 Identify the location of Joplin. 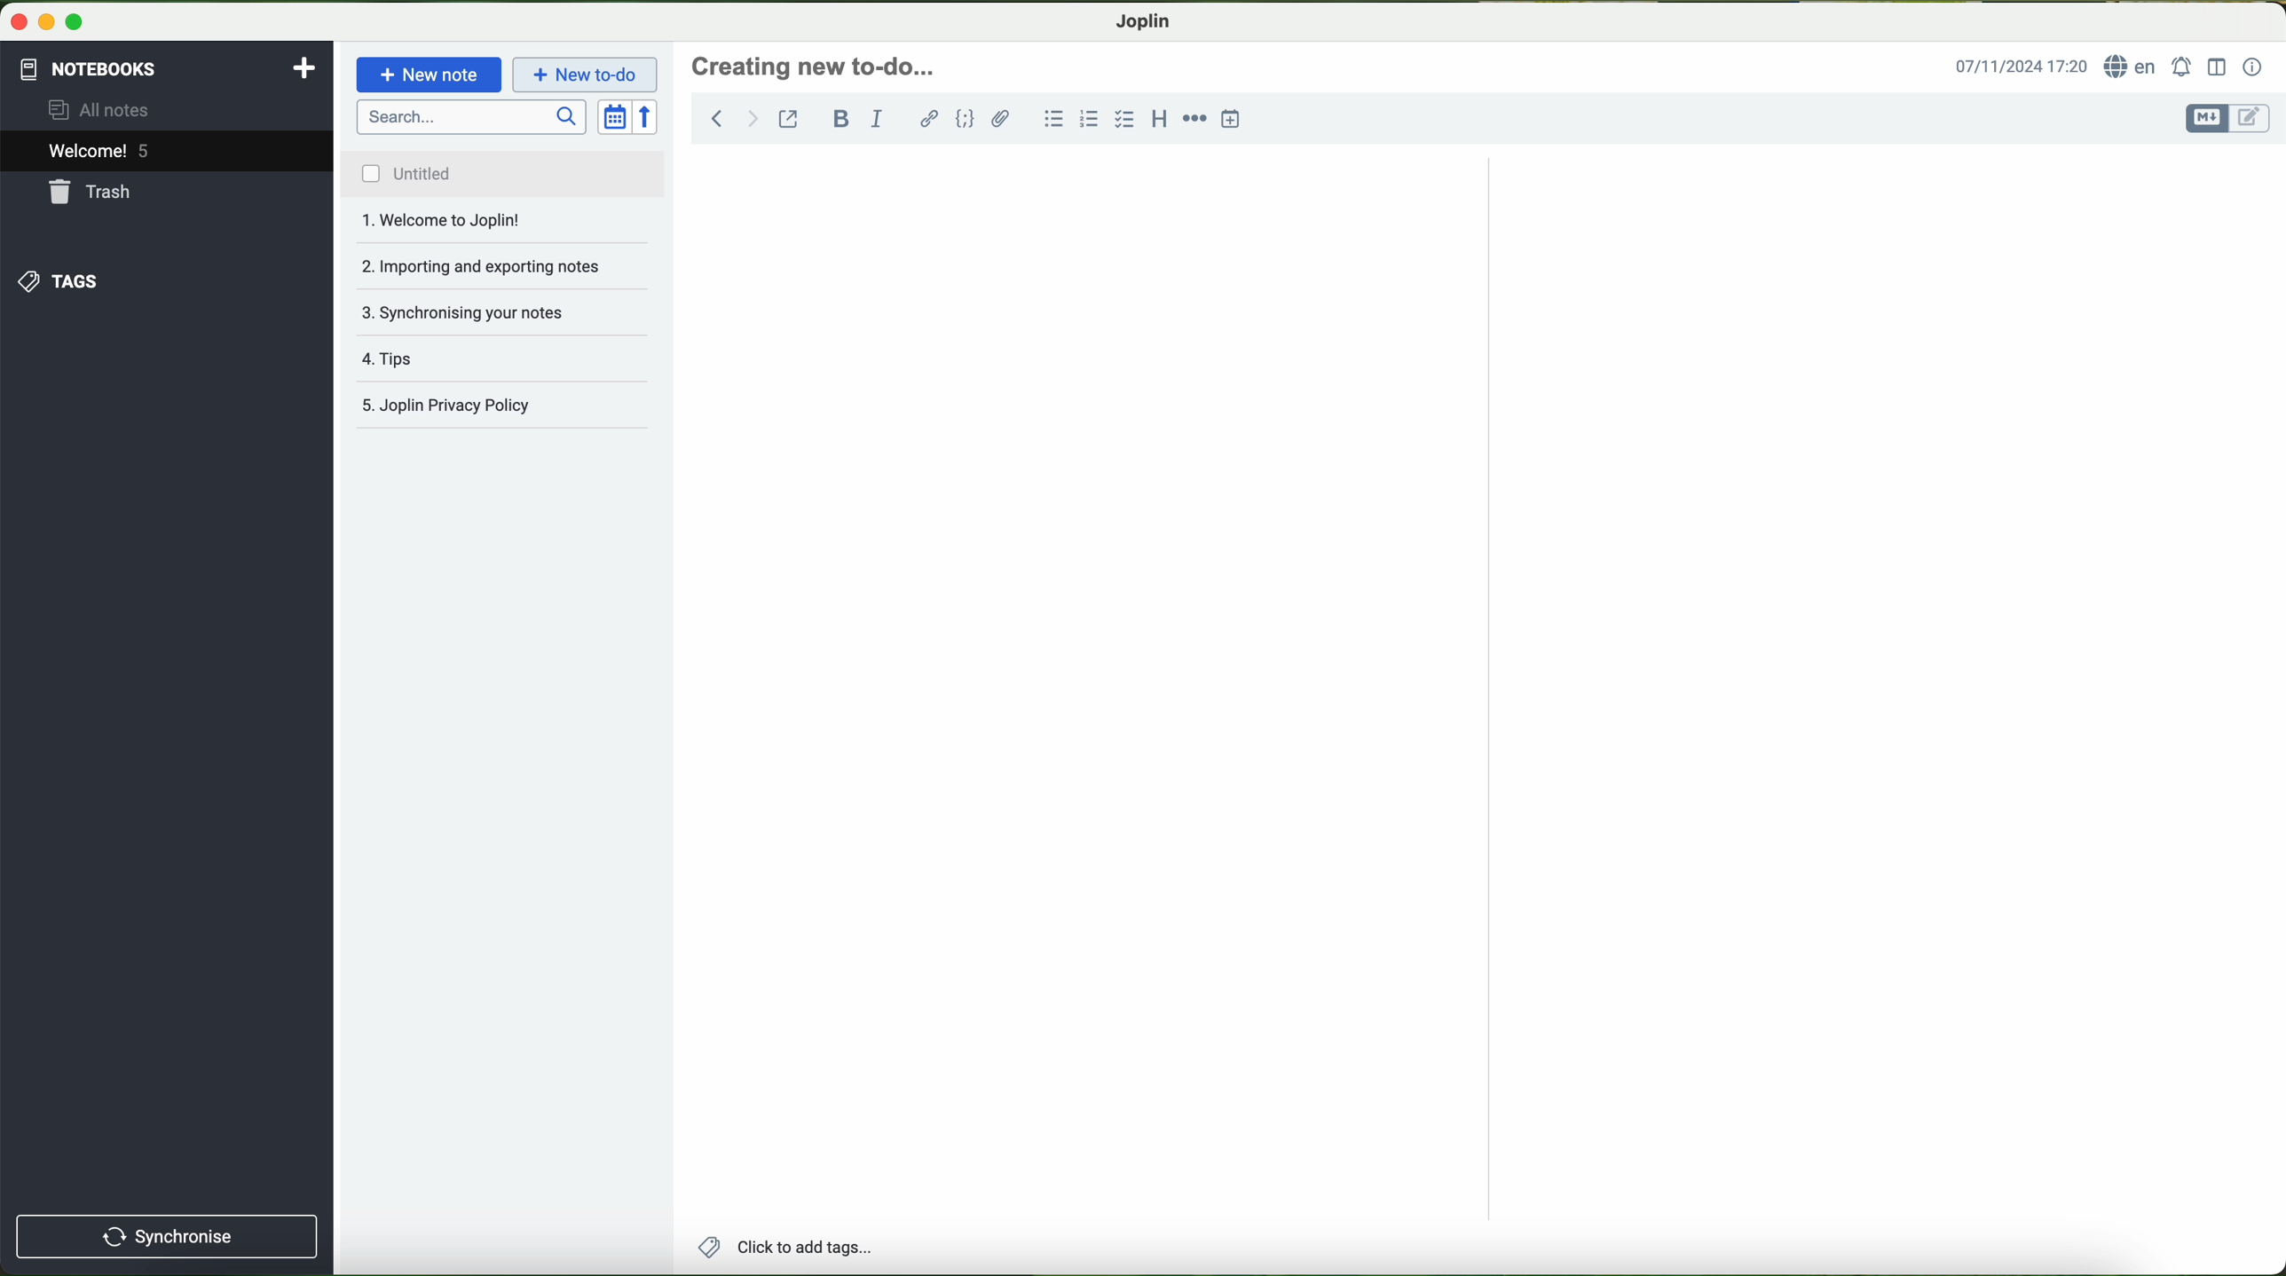
(1144, 20).